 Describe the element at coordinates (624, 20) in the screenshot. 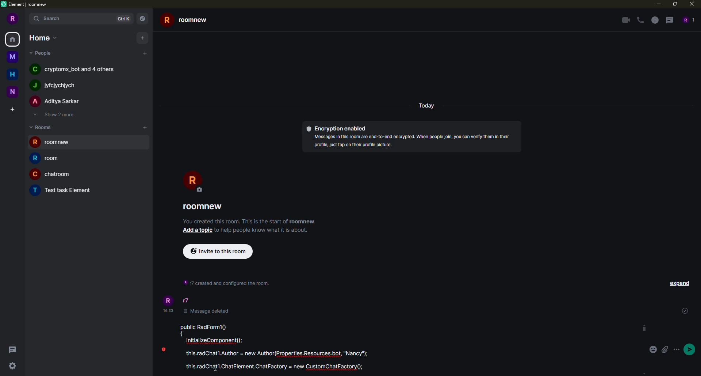

I see `video call` at that location.